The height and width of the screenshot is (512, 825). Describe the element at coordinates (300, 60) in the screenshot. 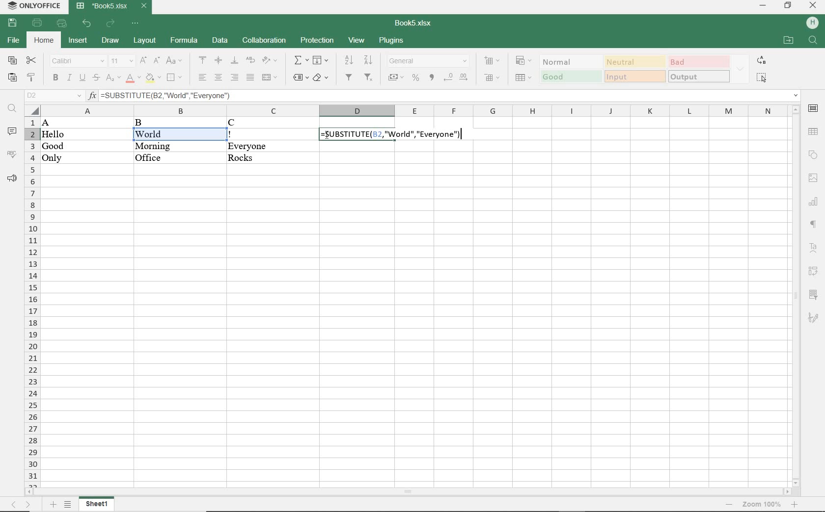

I see `summation` at that location.